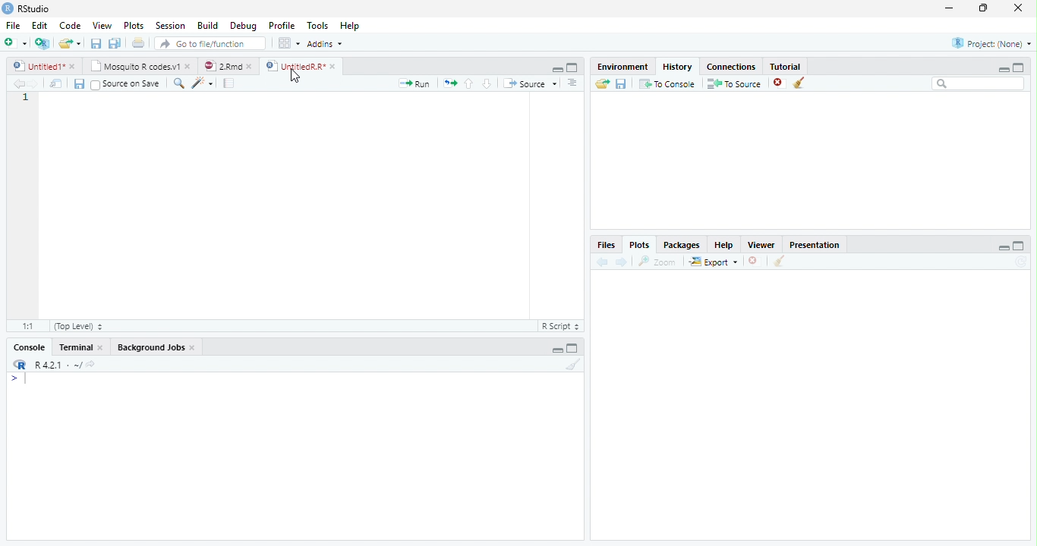 The image size is (1037, 546). Describe the element at coordinates (29, 346) in the screenshot. I see `Console` at that location.